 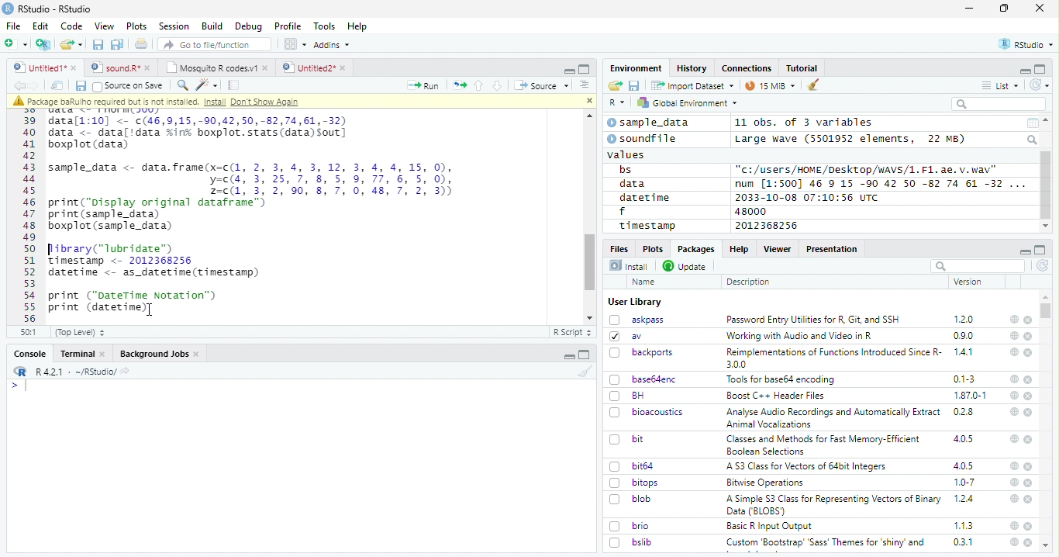 What do you see at coordinates (19, 386) in the screenshot?
I see `typing cursor` at bounding box center [19, 386].